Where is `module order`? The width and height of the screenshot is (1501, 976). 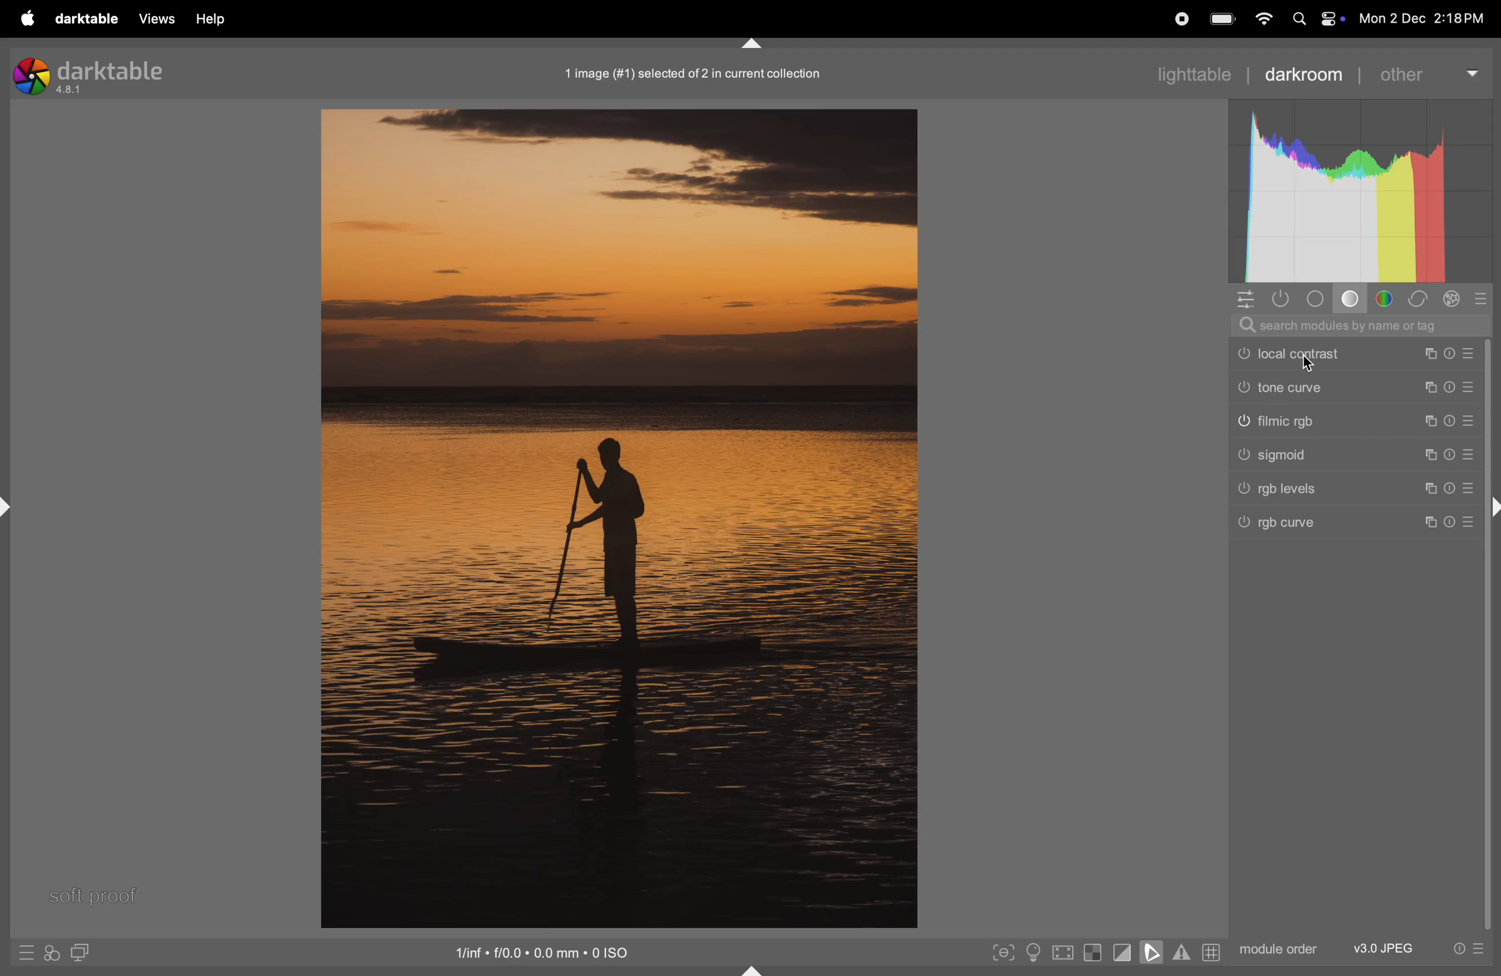
module order is located at coordinates (1275, 949).